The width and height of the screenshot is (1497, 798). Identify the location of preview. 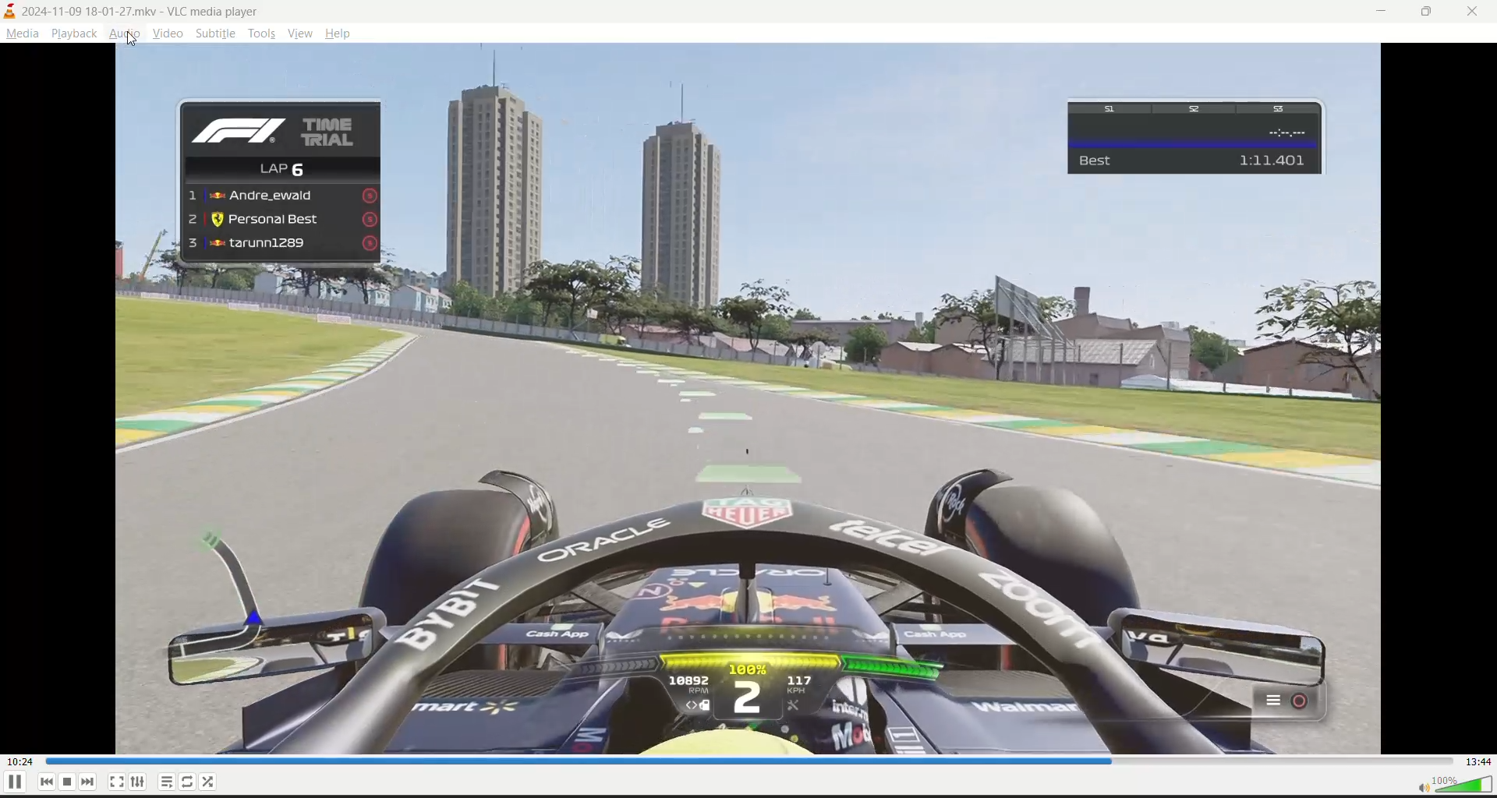
(251, 280).